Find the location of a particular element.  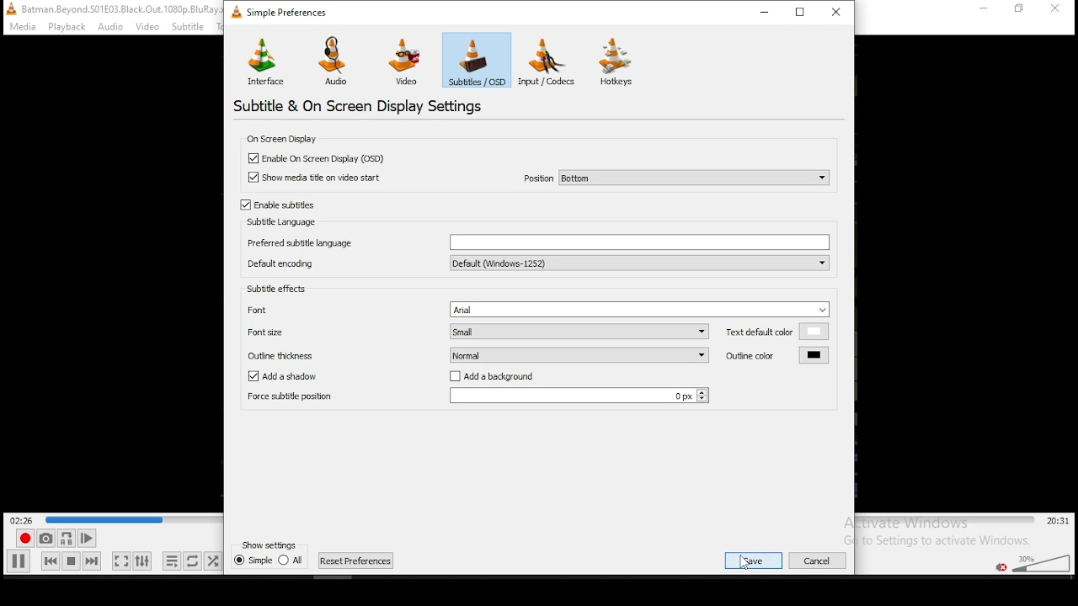

previous chapter is located at coordinates (269, 564).